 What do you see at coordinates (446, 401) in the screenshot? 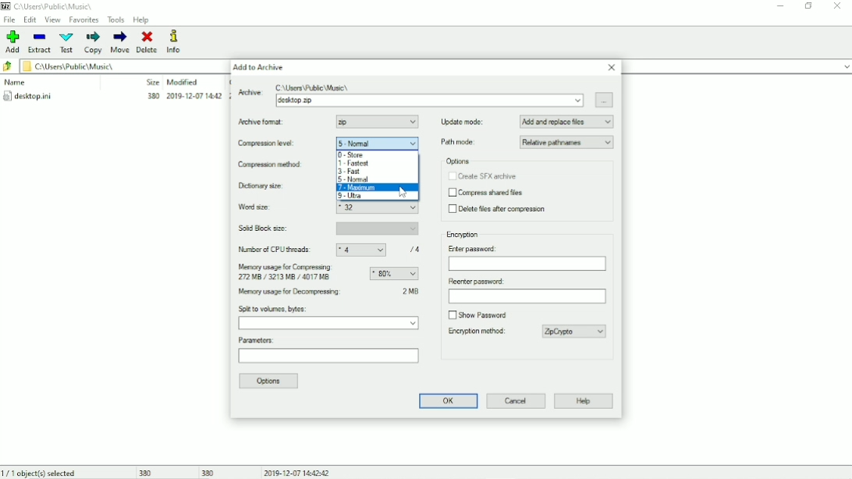
I see `OK` at bounding box center [446, 401].